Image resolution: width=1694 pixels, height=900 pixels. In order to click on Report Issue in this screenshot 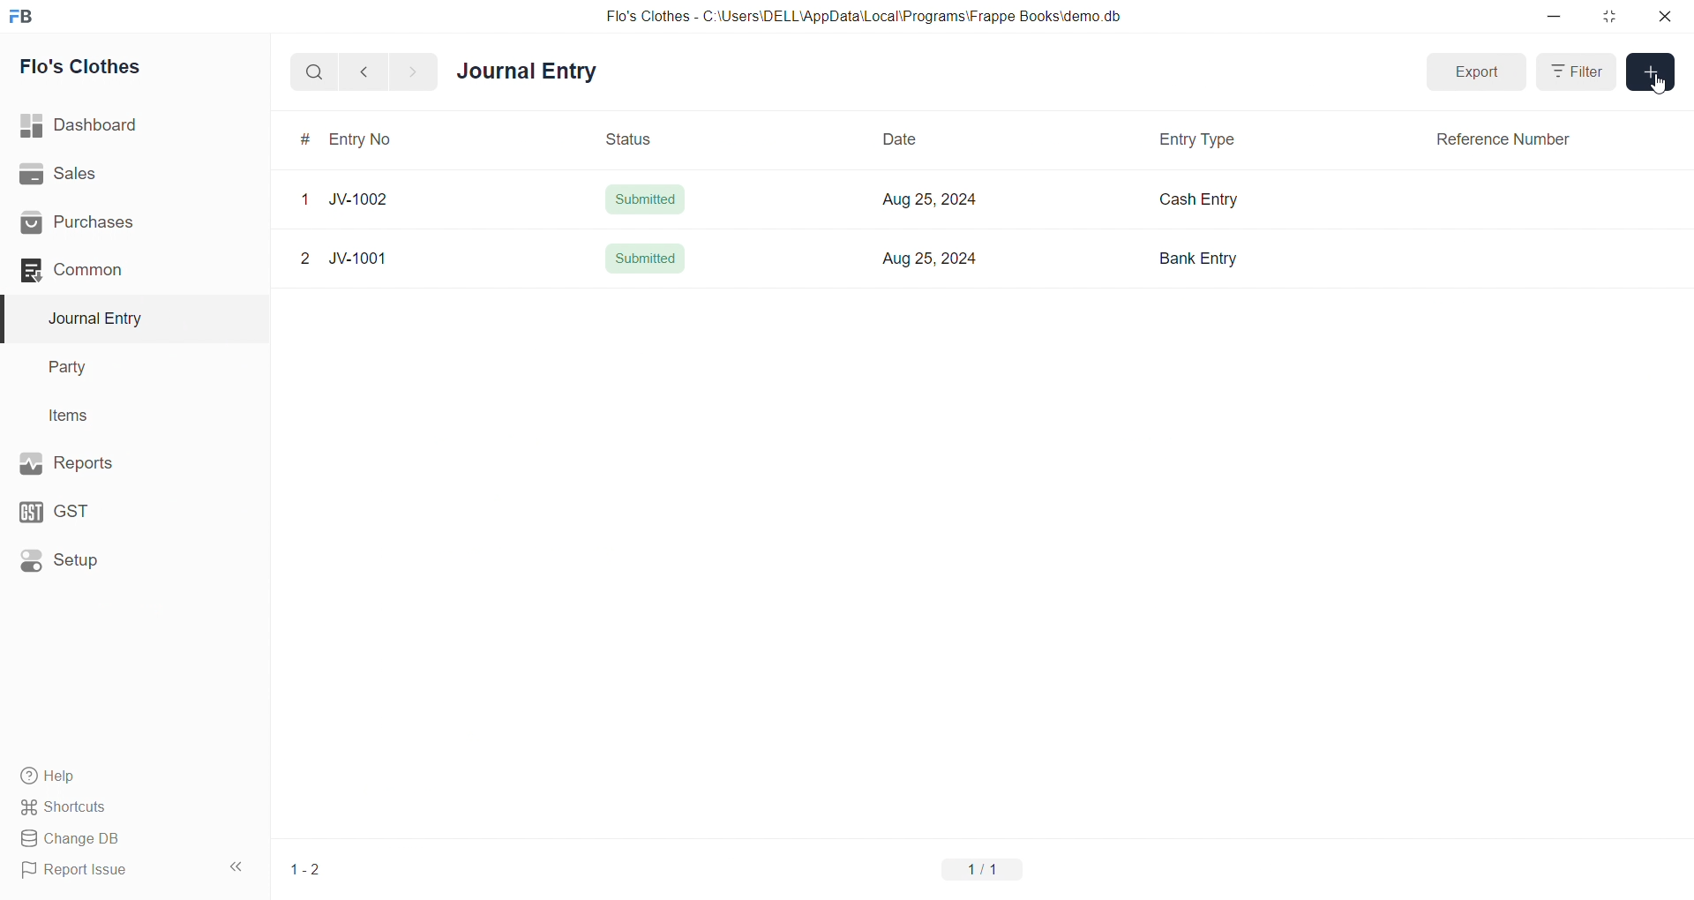, I will do `click(109, 870)`.